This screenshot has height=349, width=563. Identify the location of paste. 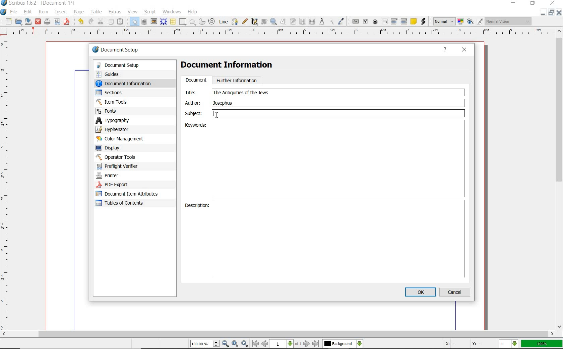
(121, 21).